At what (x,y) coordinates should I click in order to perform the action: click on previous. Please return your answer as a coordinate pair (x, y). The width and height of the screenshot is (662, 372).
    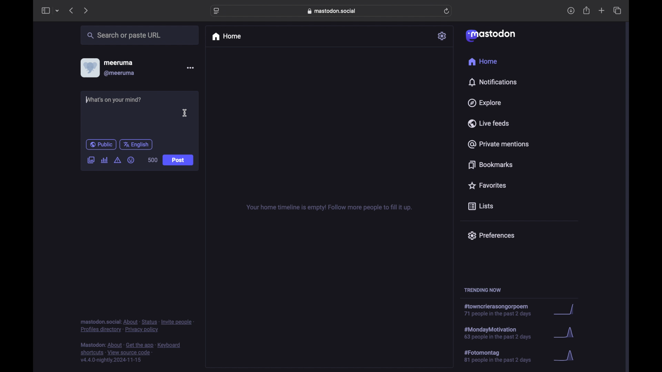
    Looking at the image, I should click on (71, 10).